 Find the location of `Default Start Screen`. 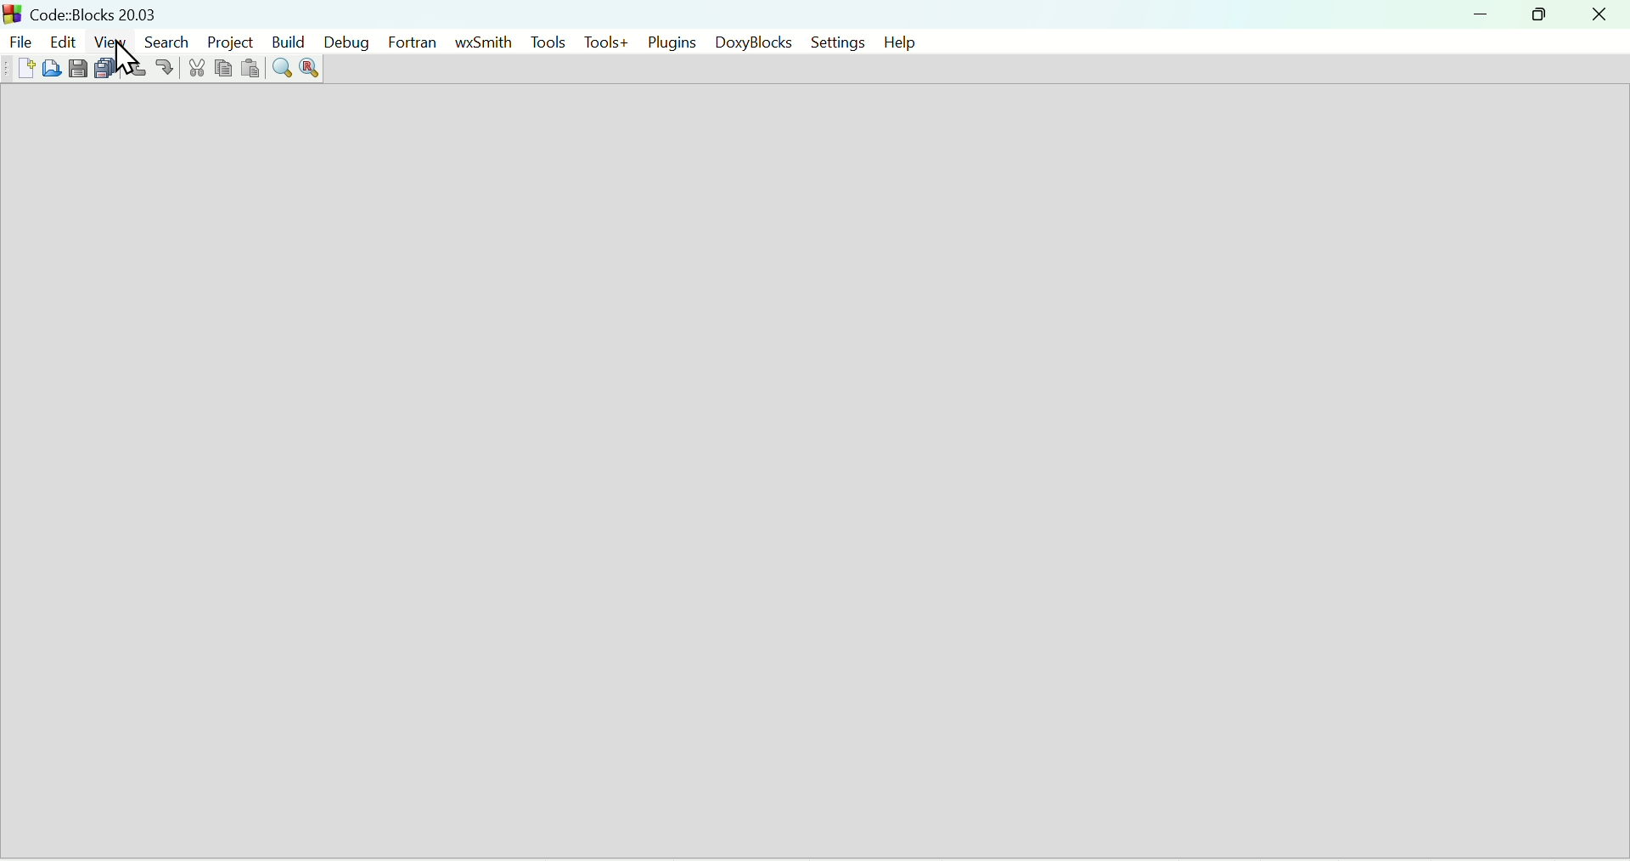

Default Start Screen is located at coordinates (814, 472).